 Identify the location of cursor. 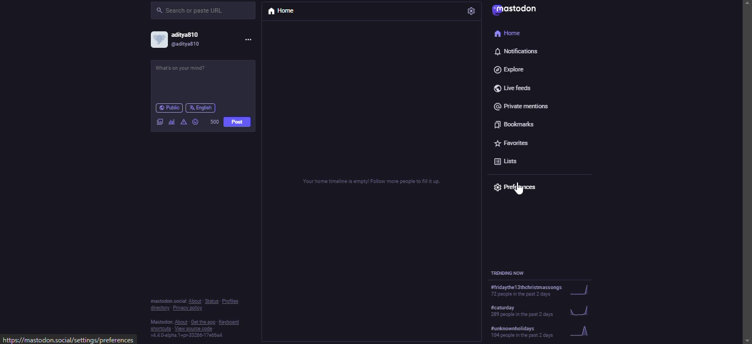
(517, 191).